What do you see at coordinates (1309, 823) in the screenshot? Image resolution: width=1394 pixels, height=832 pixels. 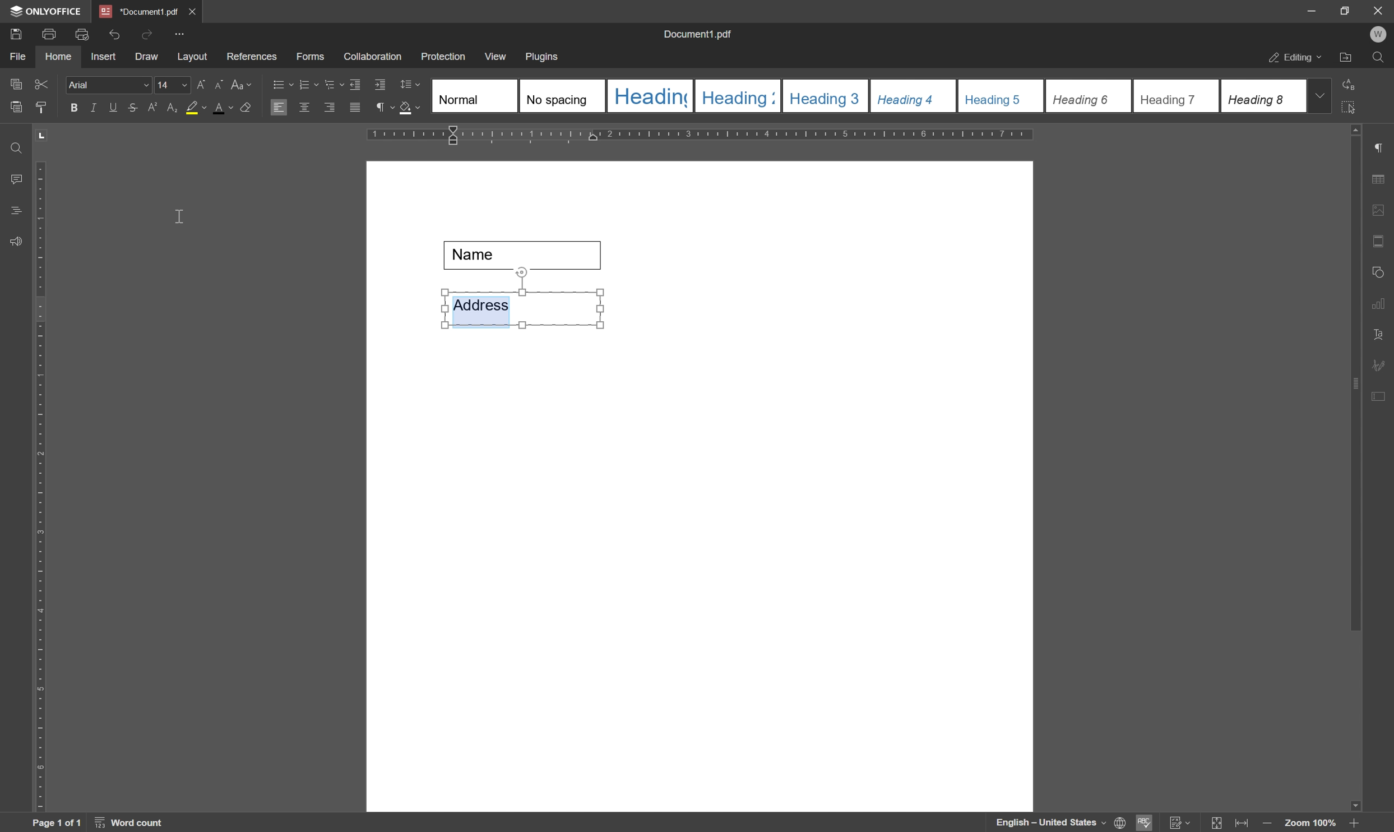 I see `zoom 100%` at bounding box center [1309, 823].